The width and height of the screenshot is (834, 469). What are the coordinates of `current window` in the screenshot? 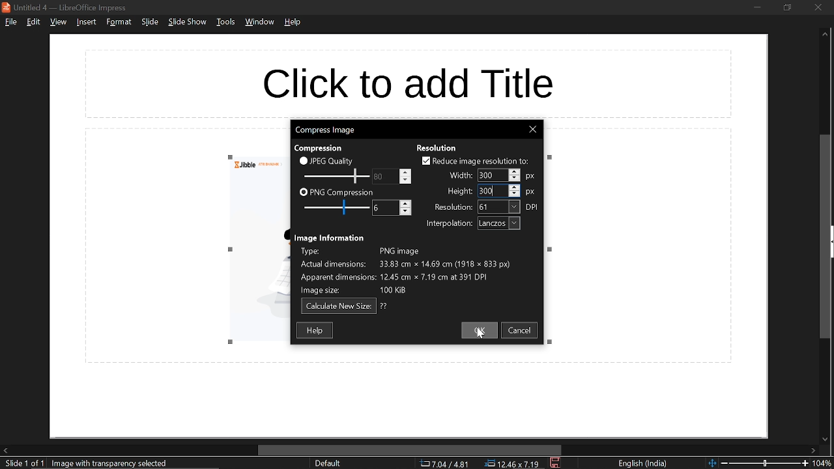 It's located at (66, 7).